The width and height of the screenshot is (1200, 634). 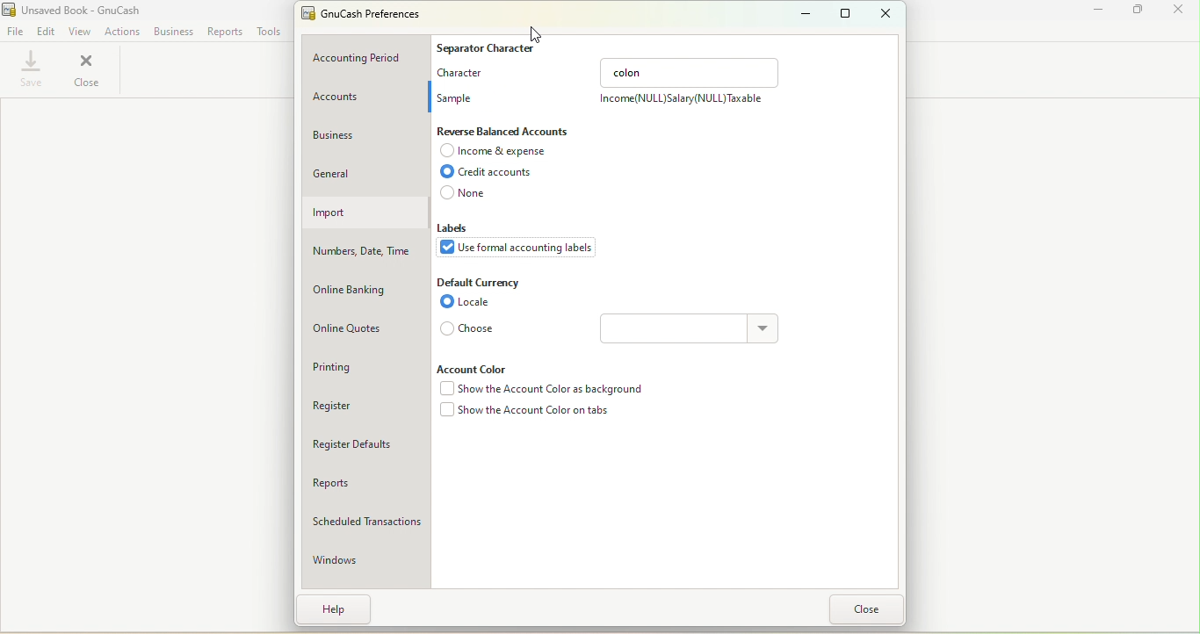 What do you see at coordinates (364, 213) in the screenshot?
I see `Import` at bounding box center [364, 213].